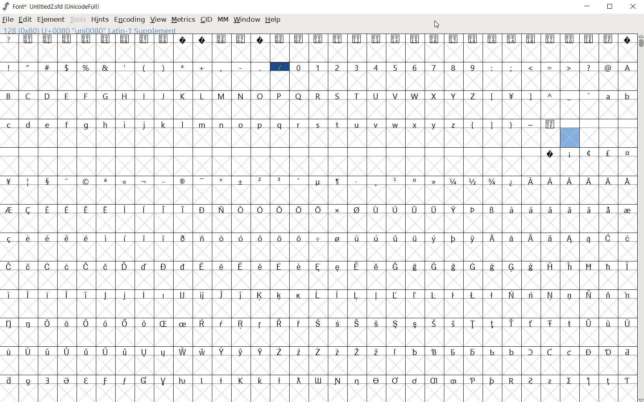  What do you see at coordinates (241, 210) in the screenshot?
I see `glyph` at bounding box center [241, 210].